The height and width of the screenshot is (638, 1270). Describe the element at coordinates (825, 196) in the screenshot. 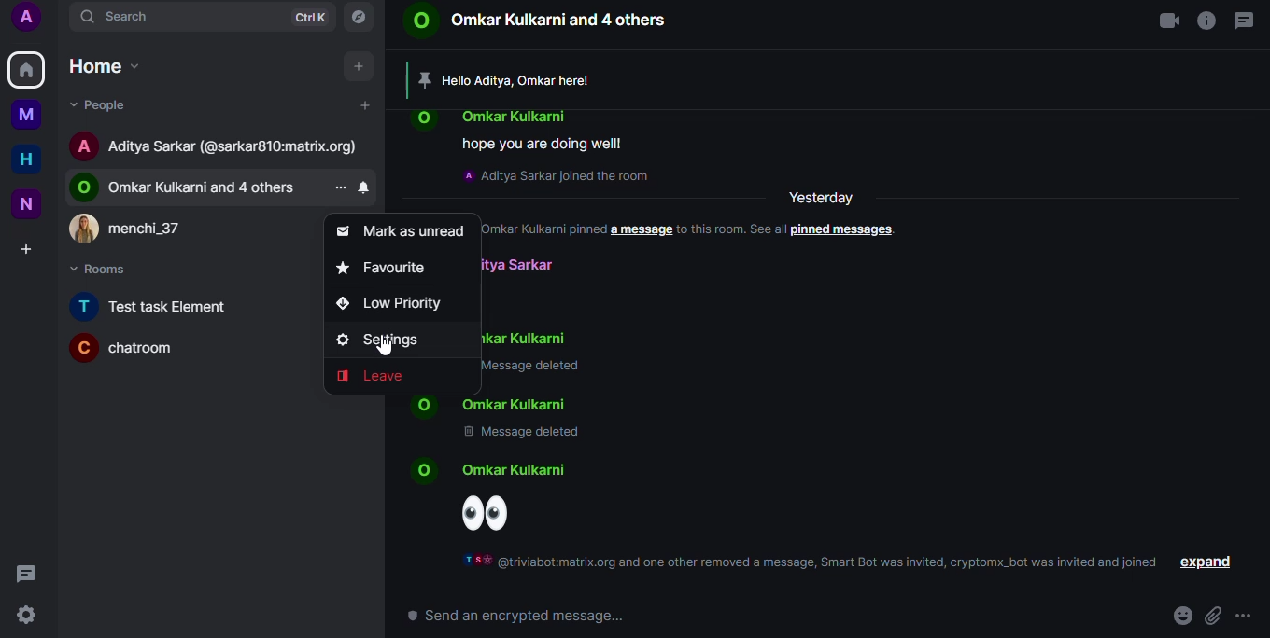

I see `Yesterday` at that location.